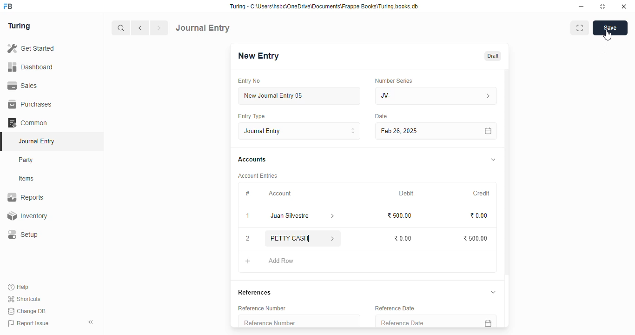 This screenshot has width=635, height=335. I want to click on shortcuts, so click(24, 299).